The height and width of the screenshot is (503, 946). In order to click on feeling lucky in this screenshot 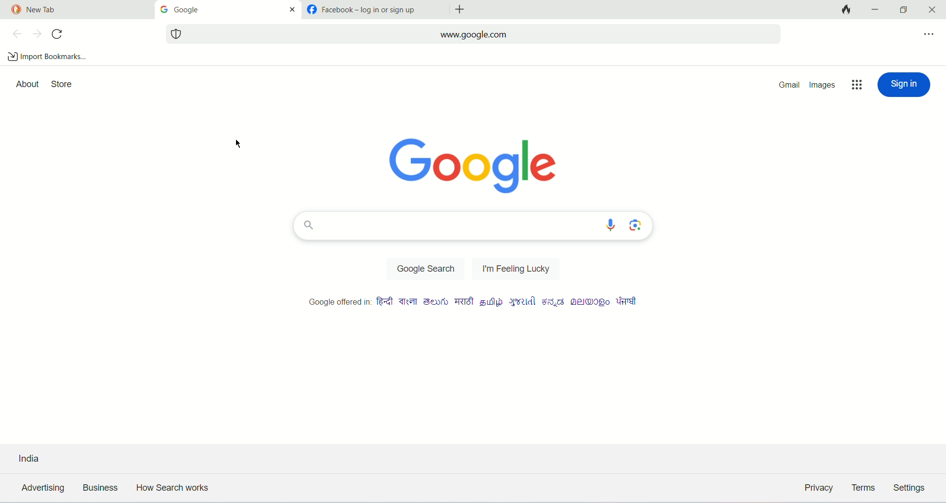, I will do `click(516, 269)`.